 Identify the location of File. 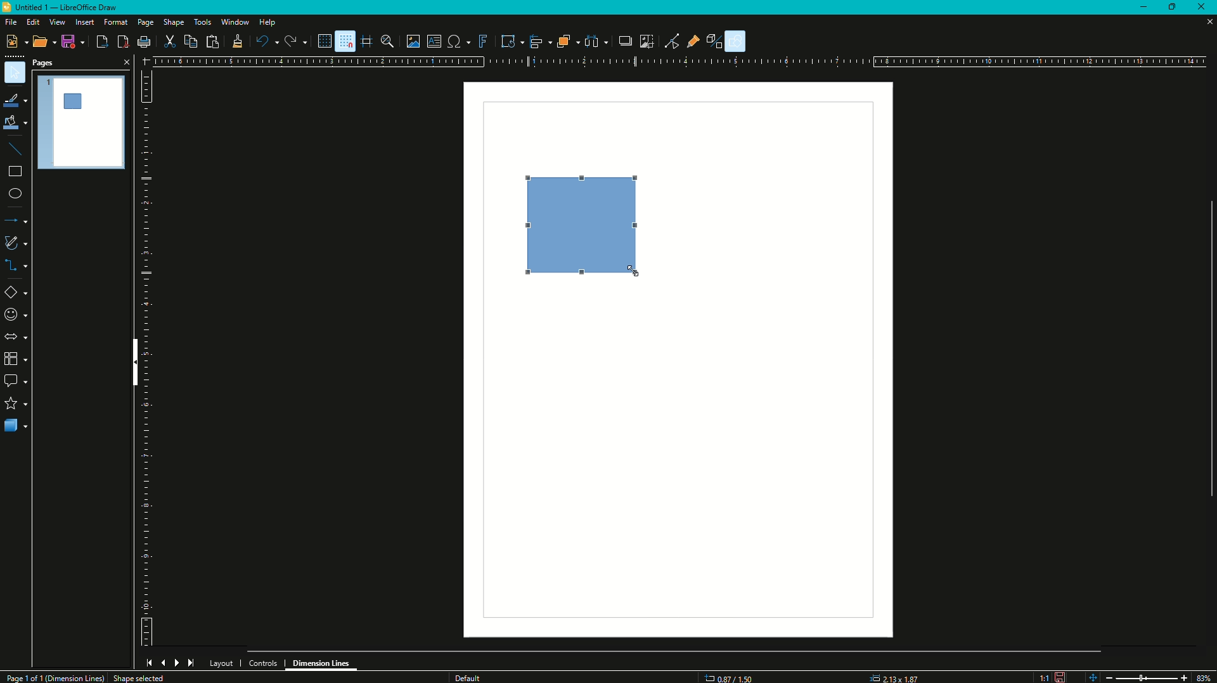
(10, 22).